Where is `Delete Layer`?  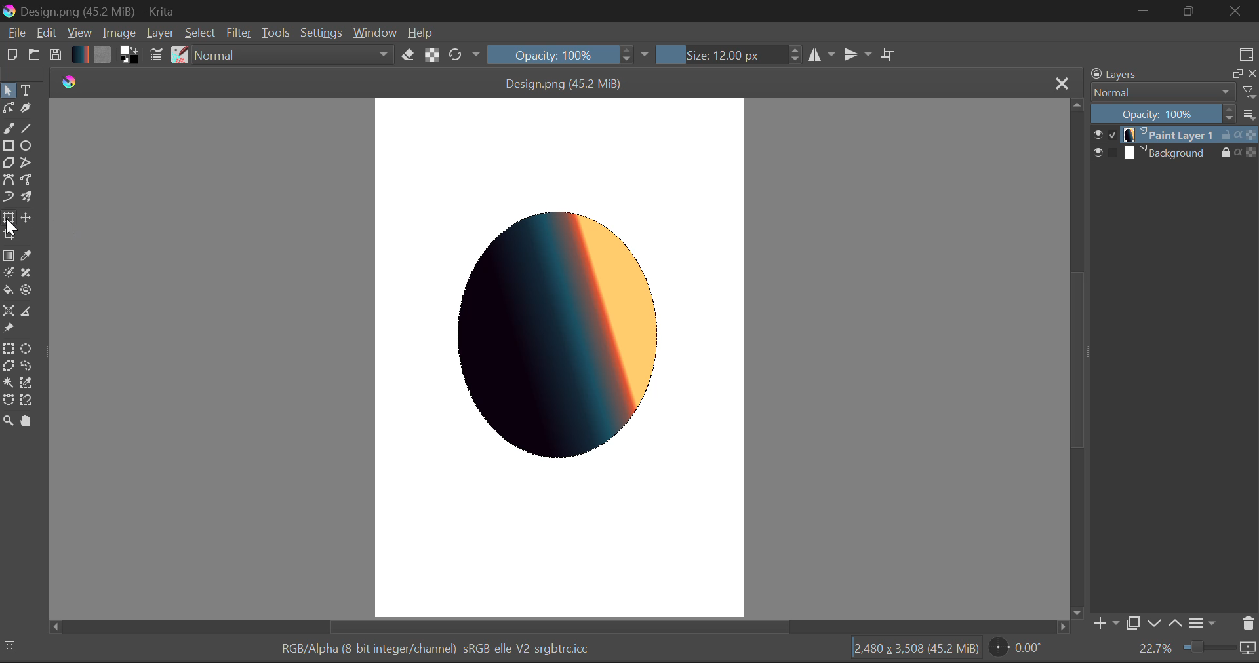 Delete Layer is located at coordinates (1247, 623).